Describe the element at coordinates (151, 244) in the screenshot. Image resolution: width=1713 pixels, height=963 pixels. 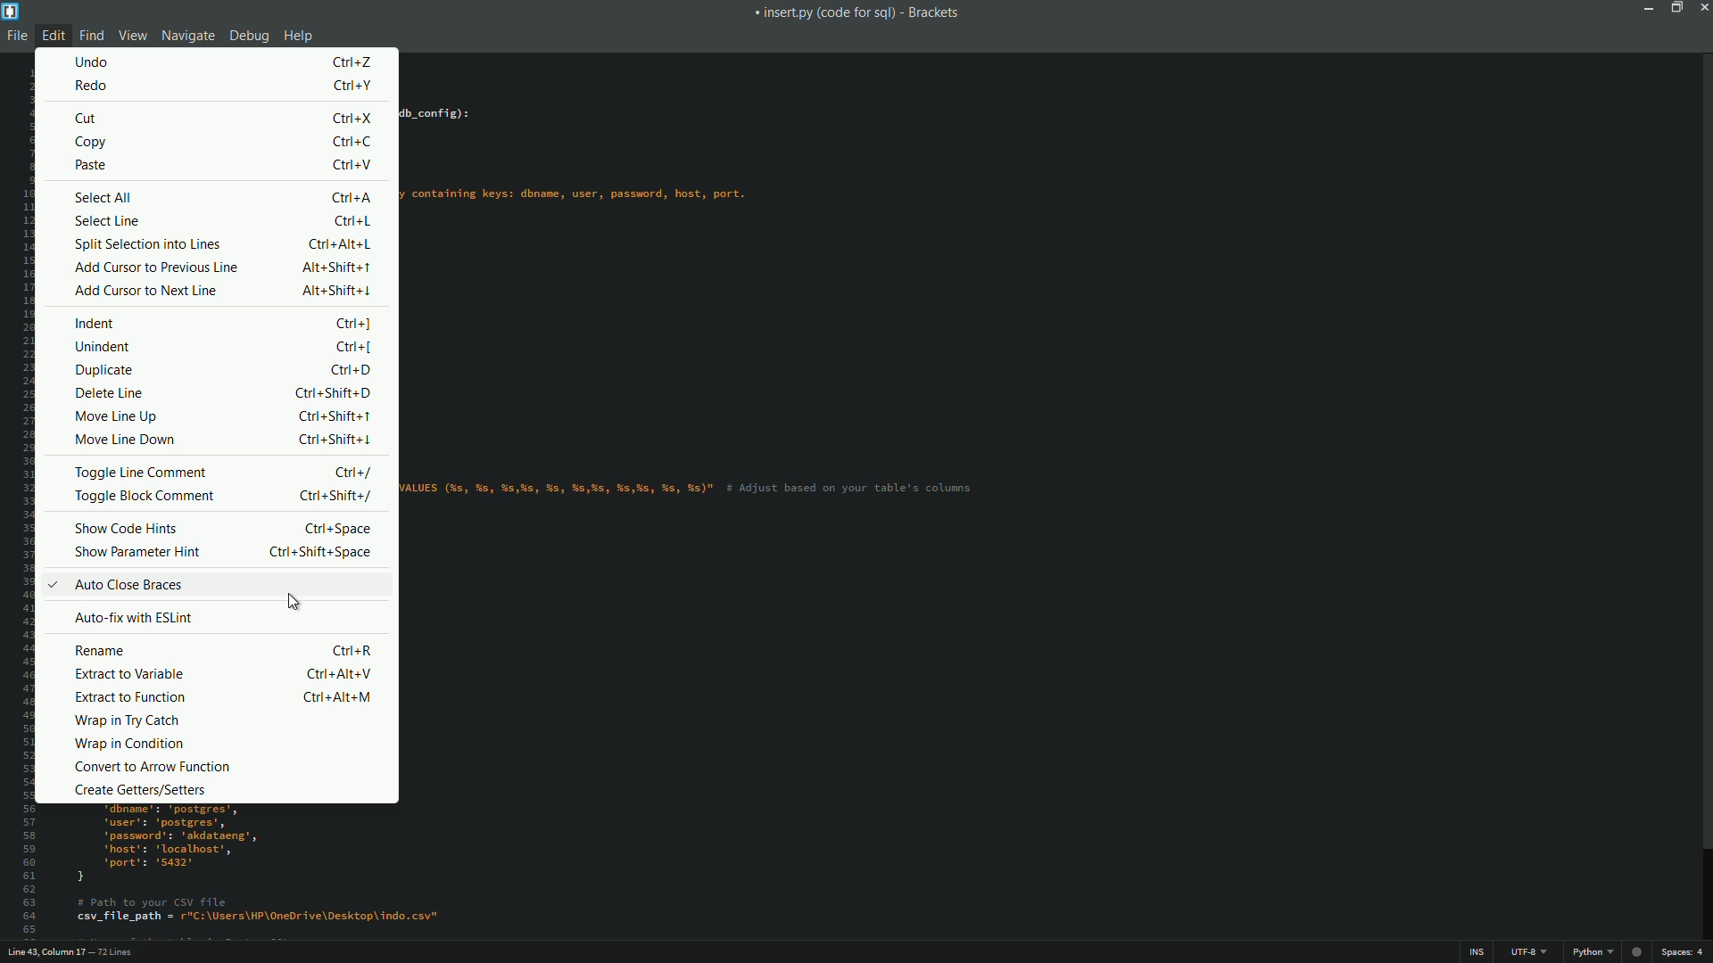
I see `split selection into lines` at that location.